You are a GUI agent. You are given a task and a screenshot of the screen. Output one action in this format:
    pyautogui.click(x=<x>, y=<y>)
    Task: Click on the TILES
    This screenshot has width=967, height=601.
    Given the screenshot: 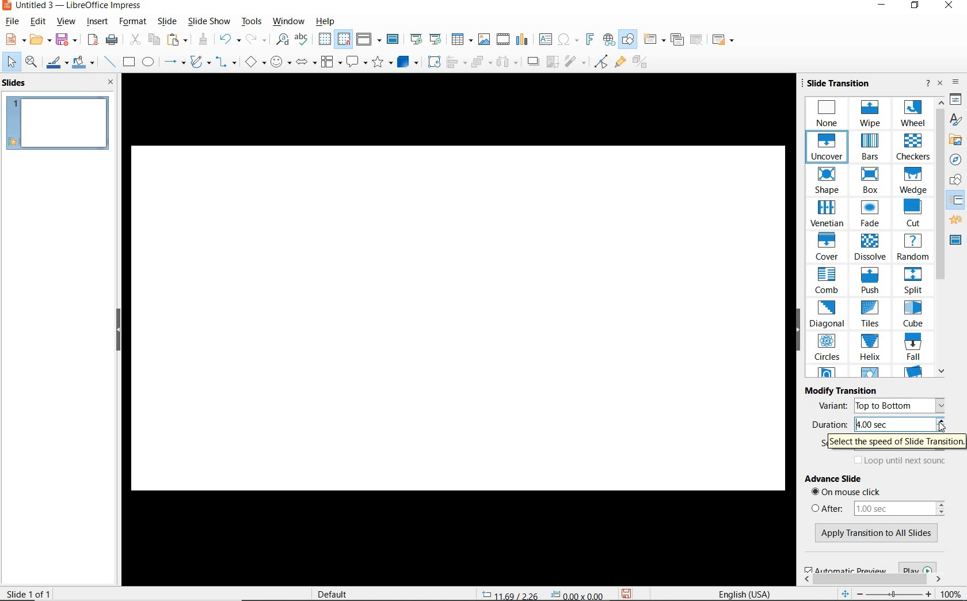 What is the action you would take?
    pyautogui.click(x=872, y=314)
    